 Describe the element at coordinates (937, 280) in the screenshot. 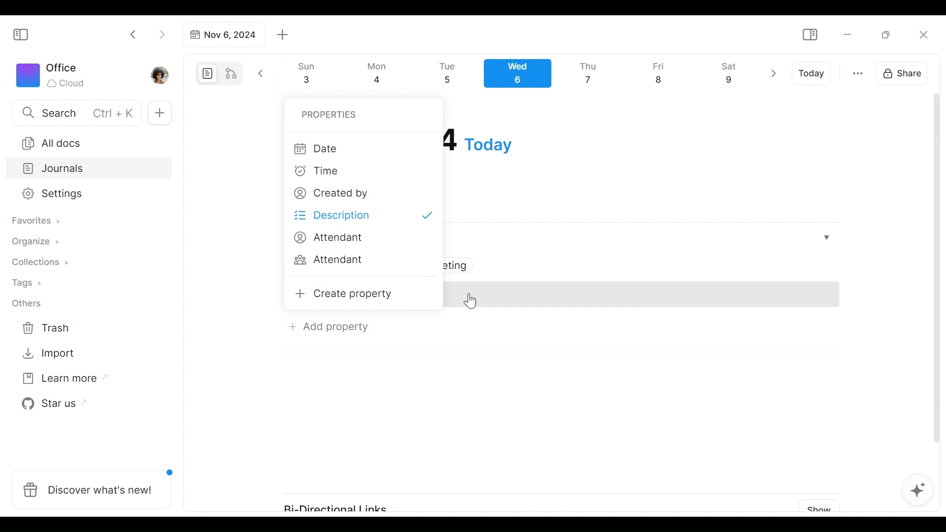

I see `vertical scrollbar` at that location.